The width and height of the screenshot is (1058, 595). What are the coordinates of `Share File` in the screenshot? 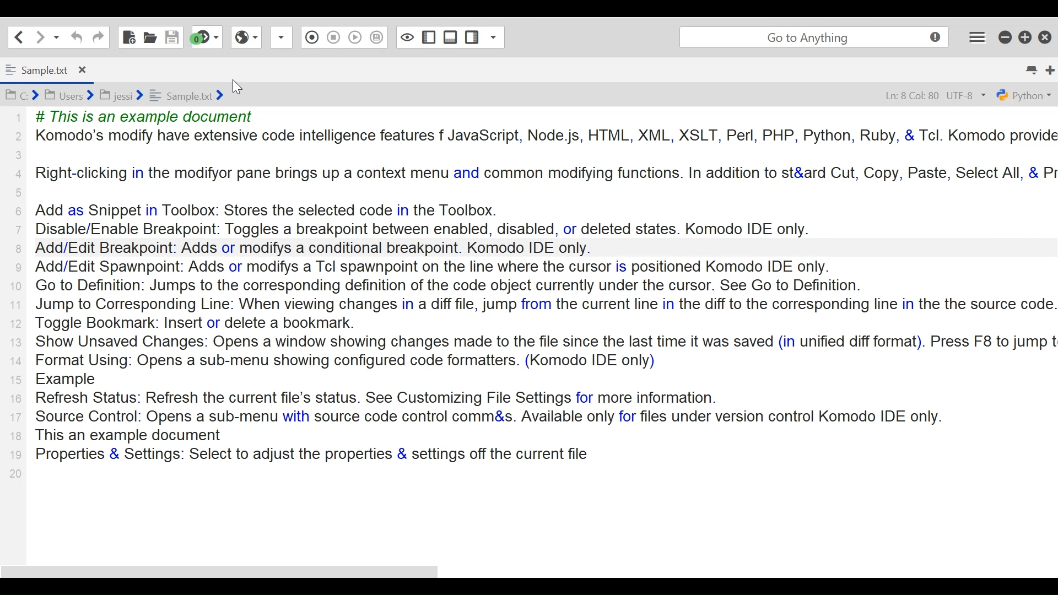 It's located at (494, 38).